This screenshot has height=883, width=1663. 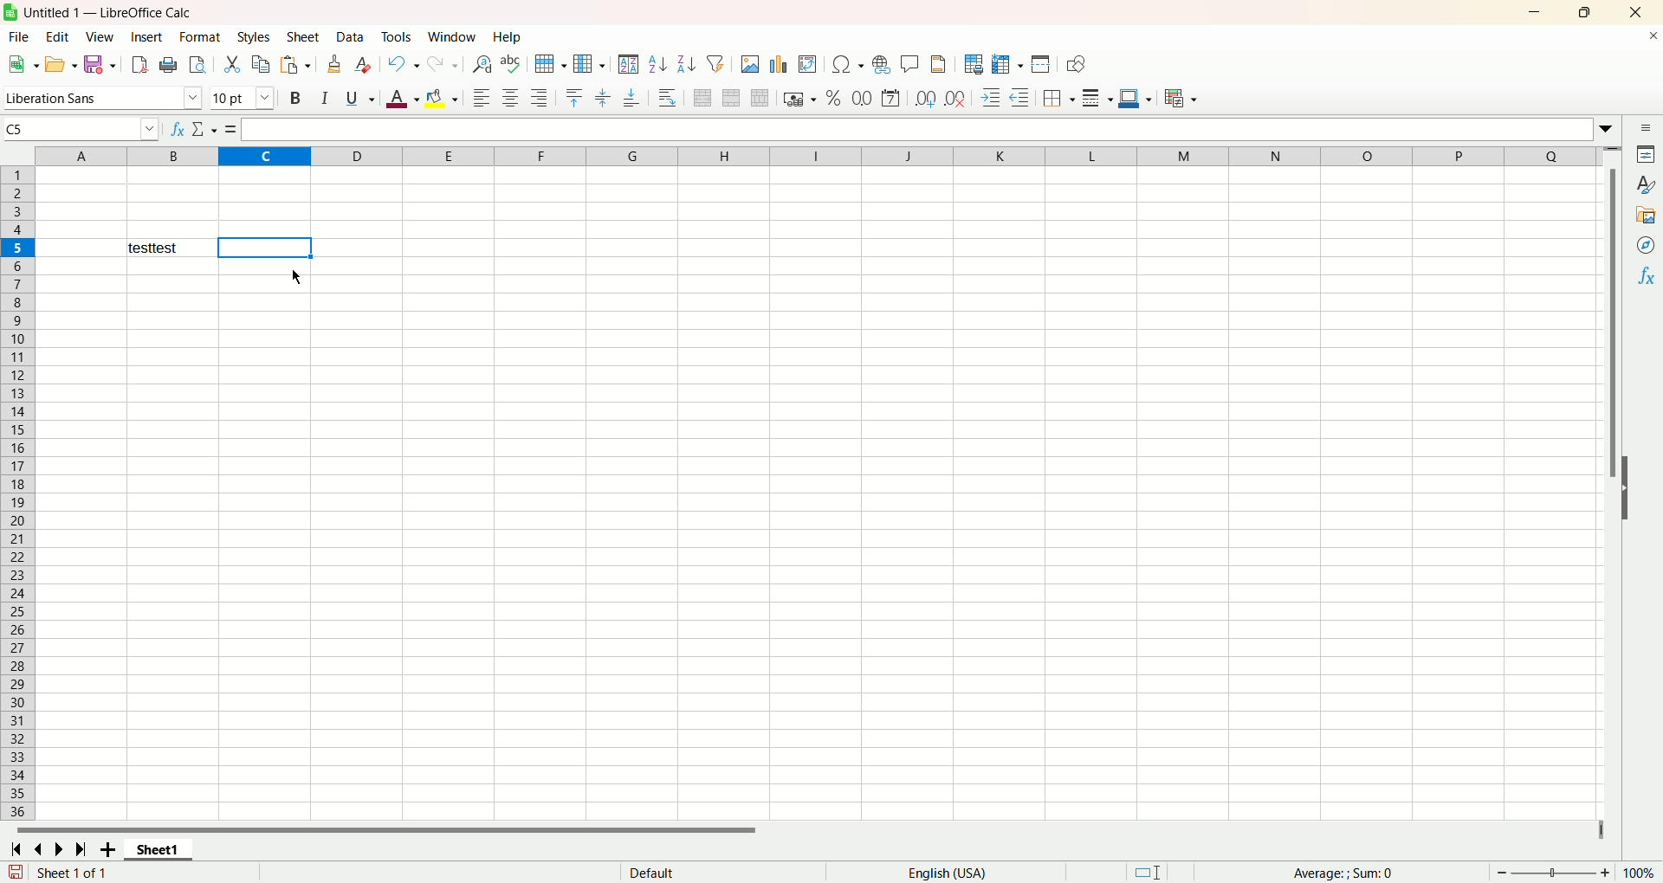 What do you see at coordinates (1630, 487) in the screenshot?
I see `hide` at bounding box center [1630, 487].